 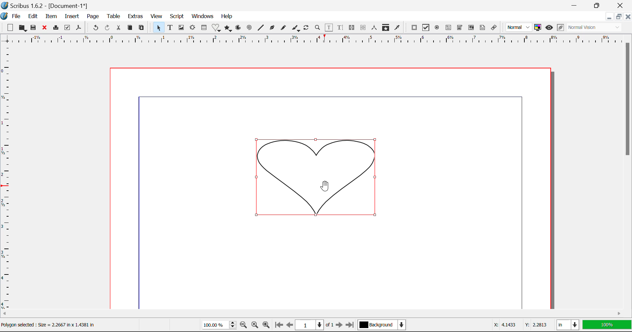 What do you see at coordinates (203, 29) in the screenshot?
I see `Insert Cells` at bounding box center [203, 29].